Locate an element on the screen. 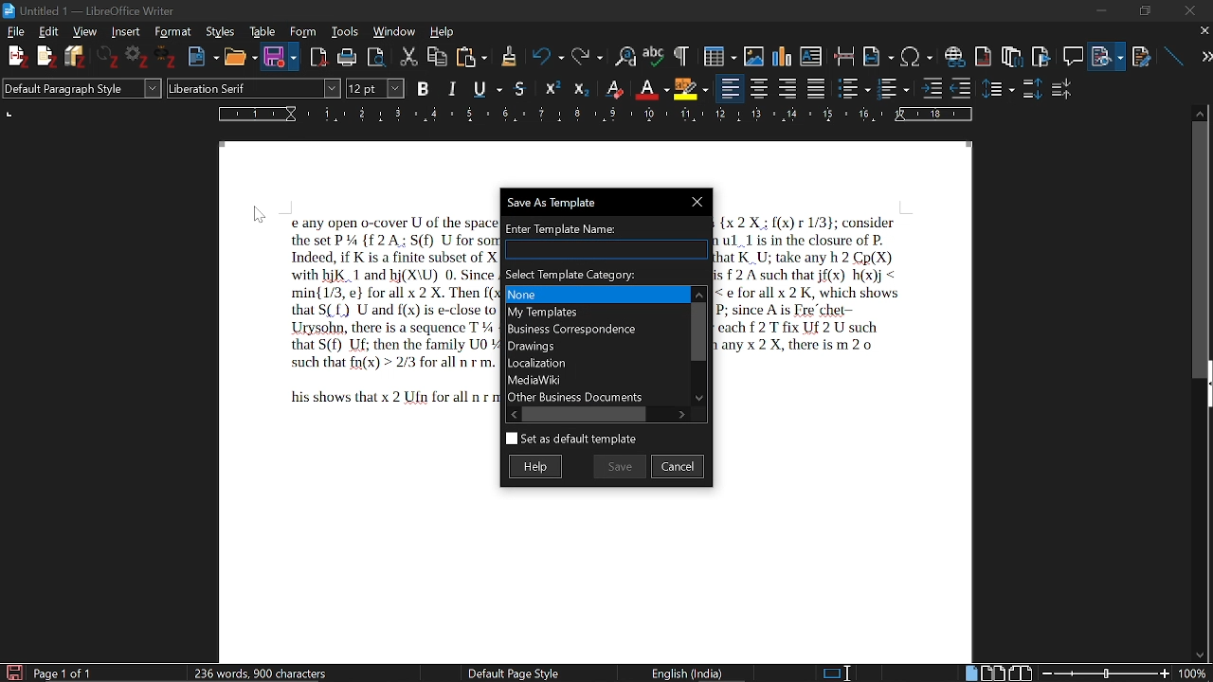 This screenshot has width=1213, height=682. B is located at coordinates (424, 87).